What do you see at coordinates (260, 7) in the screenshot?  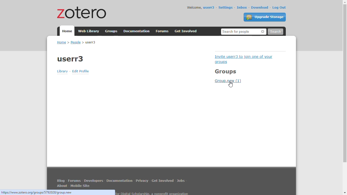 I see `download` at bounding box center [260, 7].